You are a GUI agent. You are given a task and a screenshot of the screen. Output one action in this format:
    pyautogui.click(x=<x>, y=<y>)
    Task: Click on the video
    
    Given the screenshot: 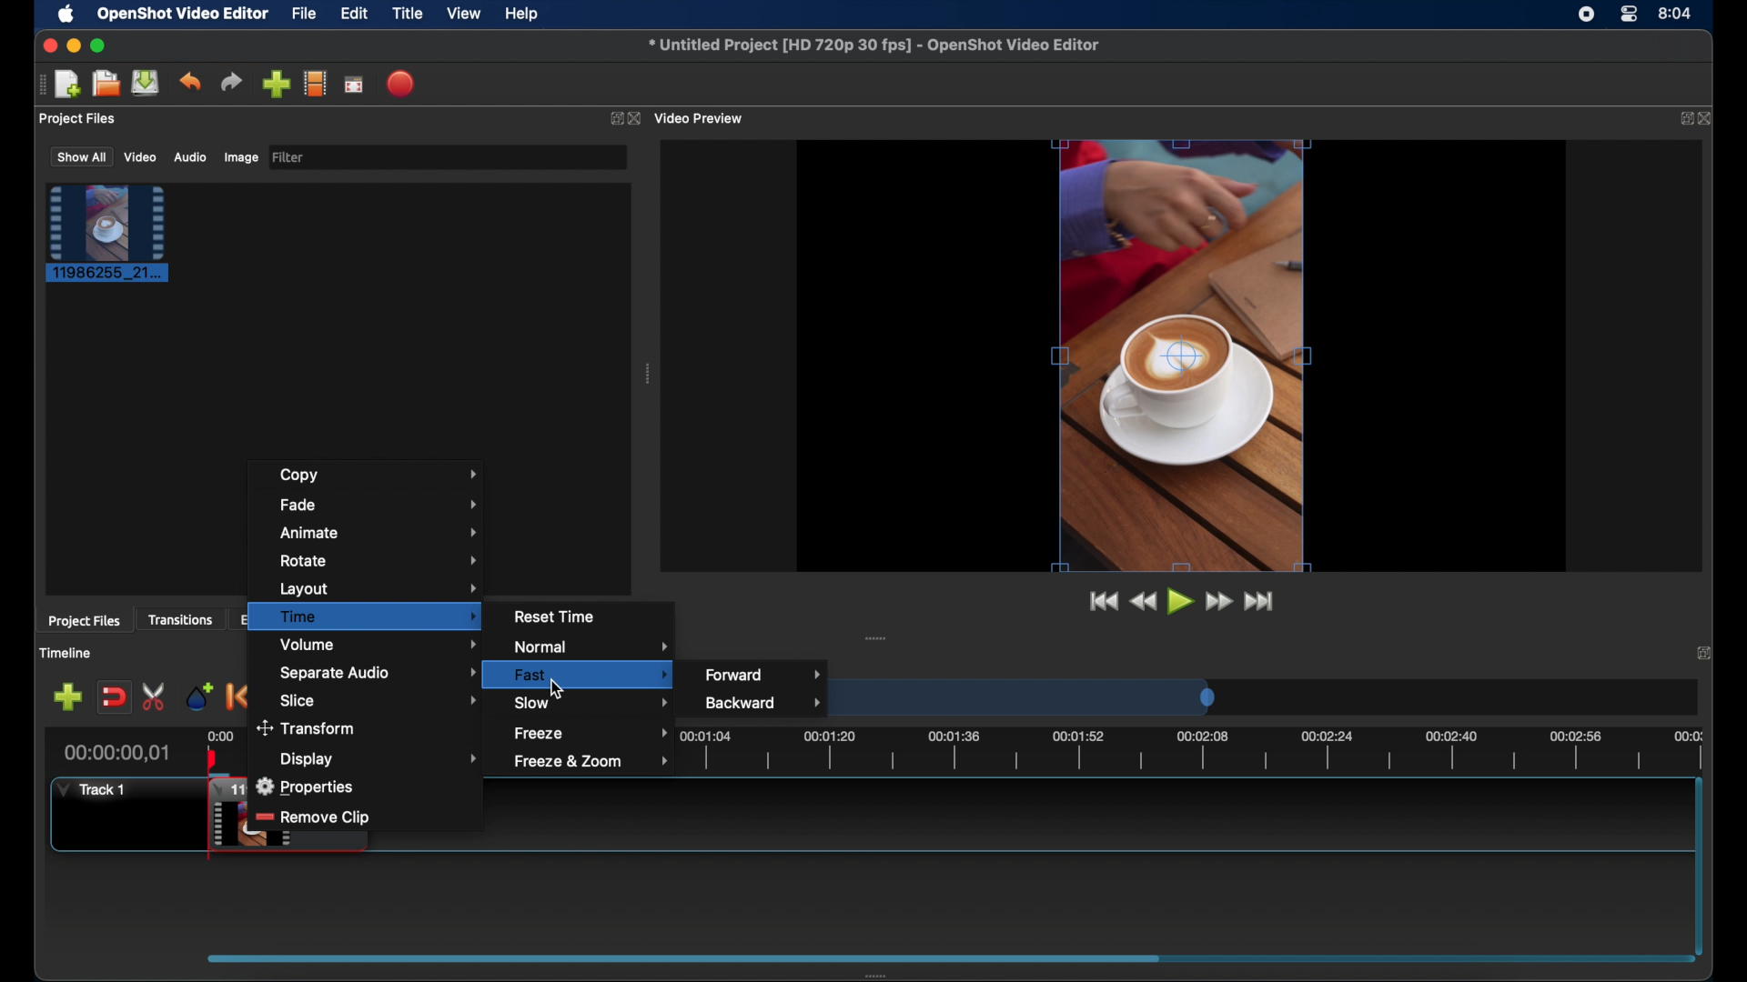 What is the action you would take?
    pyautogui.click(x=141, y=157)
    